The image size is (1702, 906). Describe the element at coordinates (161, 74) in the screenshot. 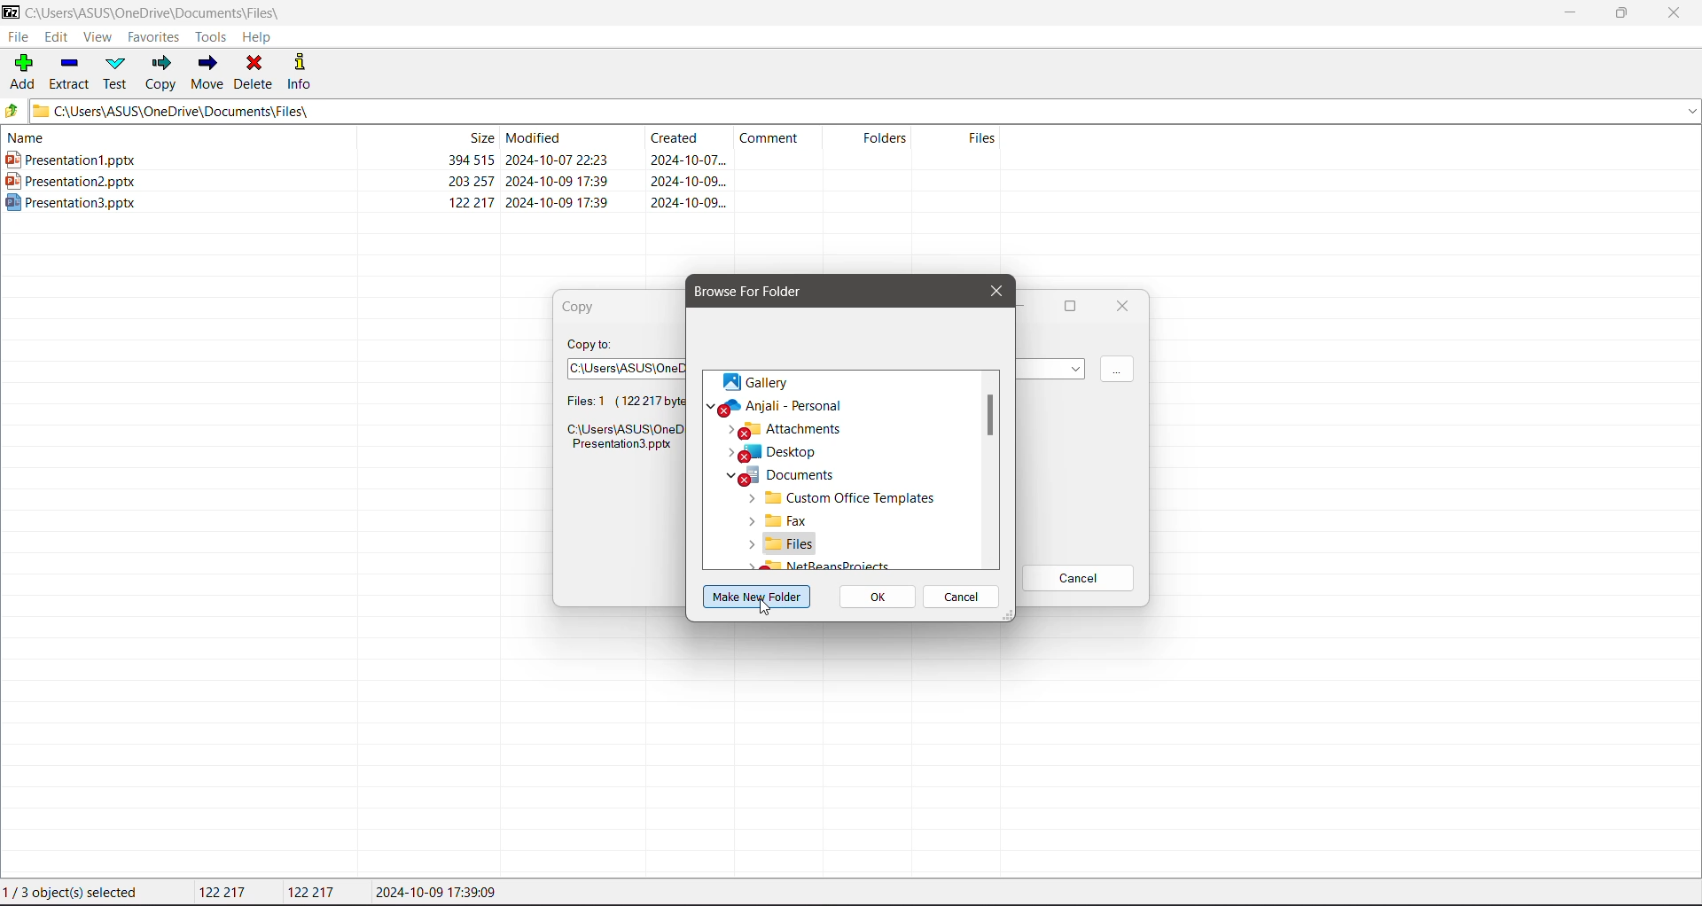

I see `Copy` at that location.